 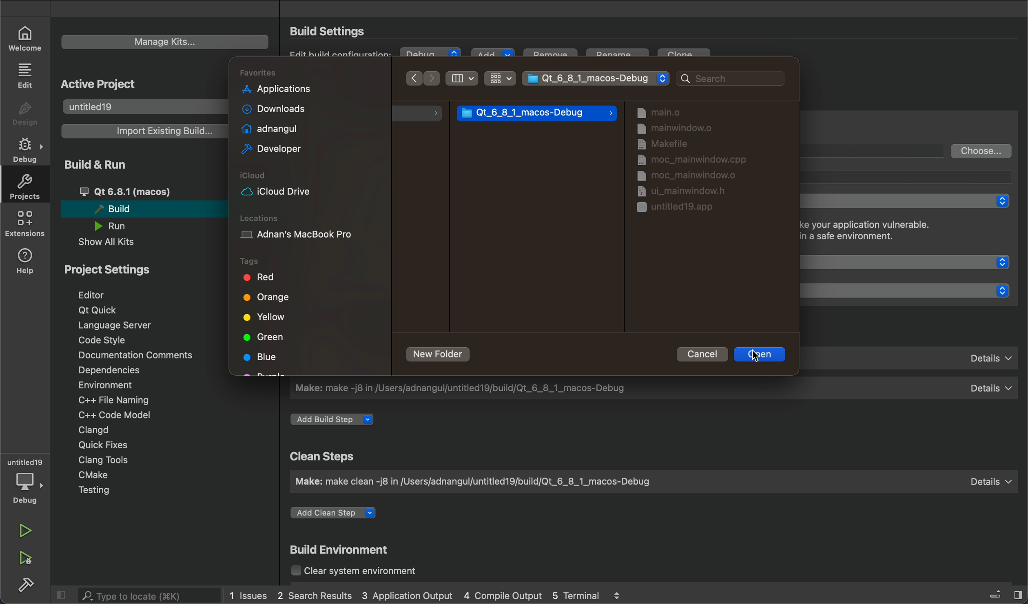 I want to click on debug files, so click(x=704, y=112).